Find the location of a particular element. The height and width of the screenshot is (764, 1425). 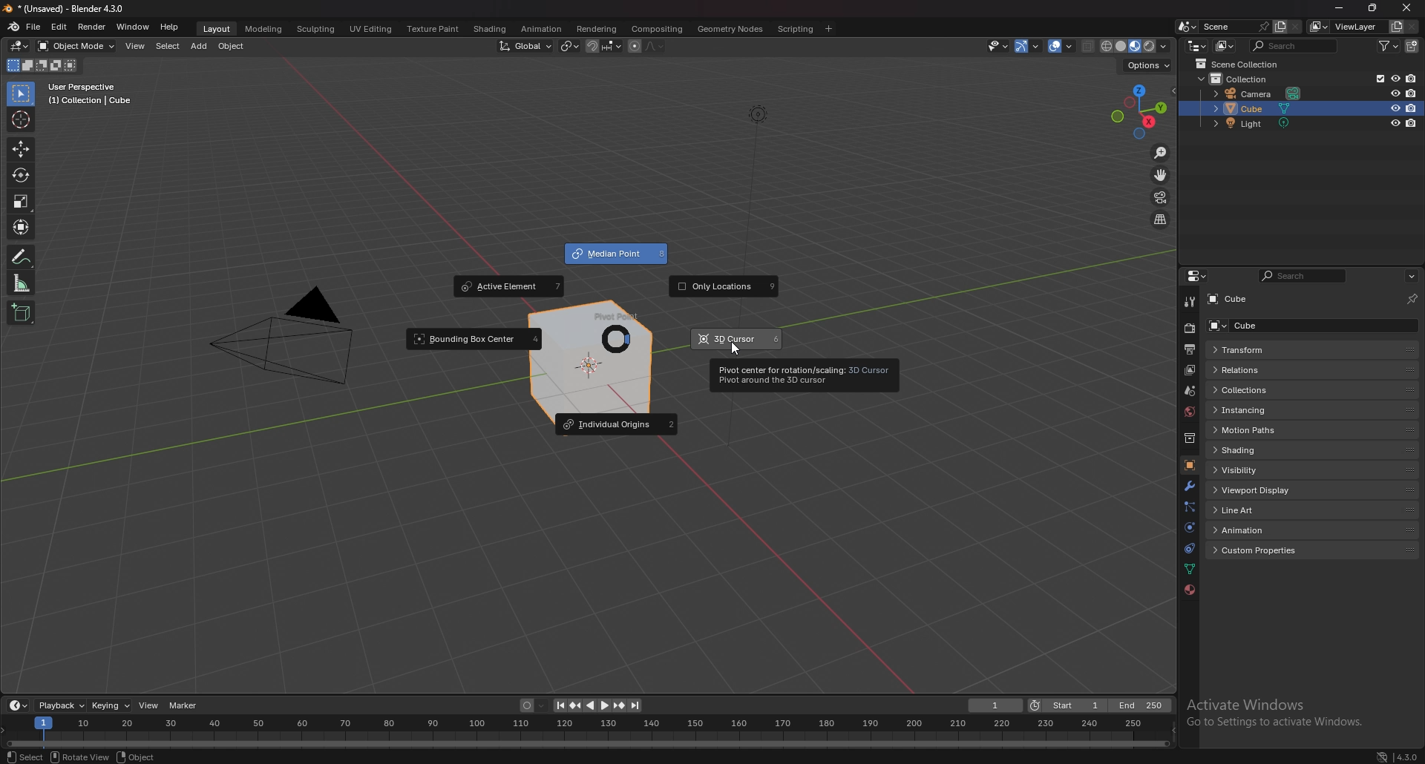

perspective/orthographic is located at coordinates (1161, 220).